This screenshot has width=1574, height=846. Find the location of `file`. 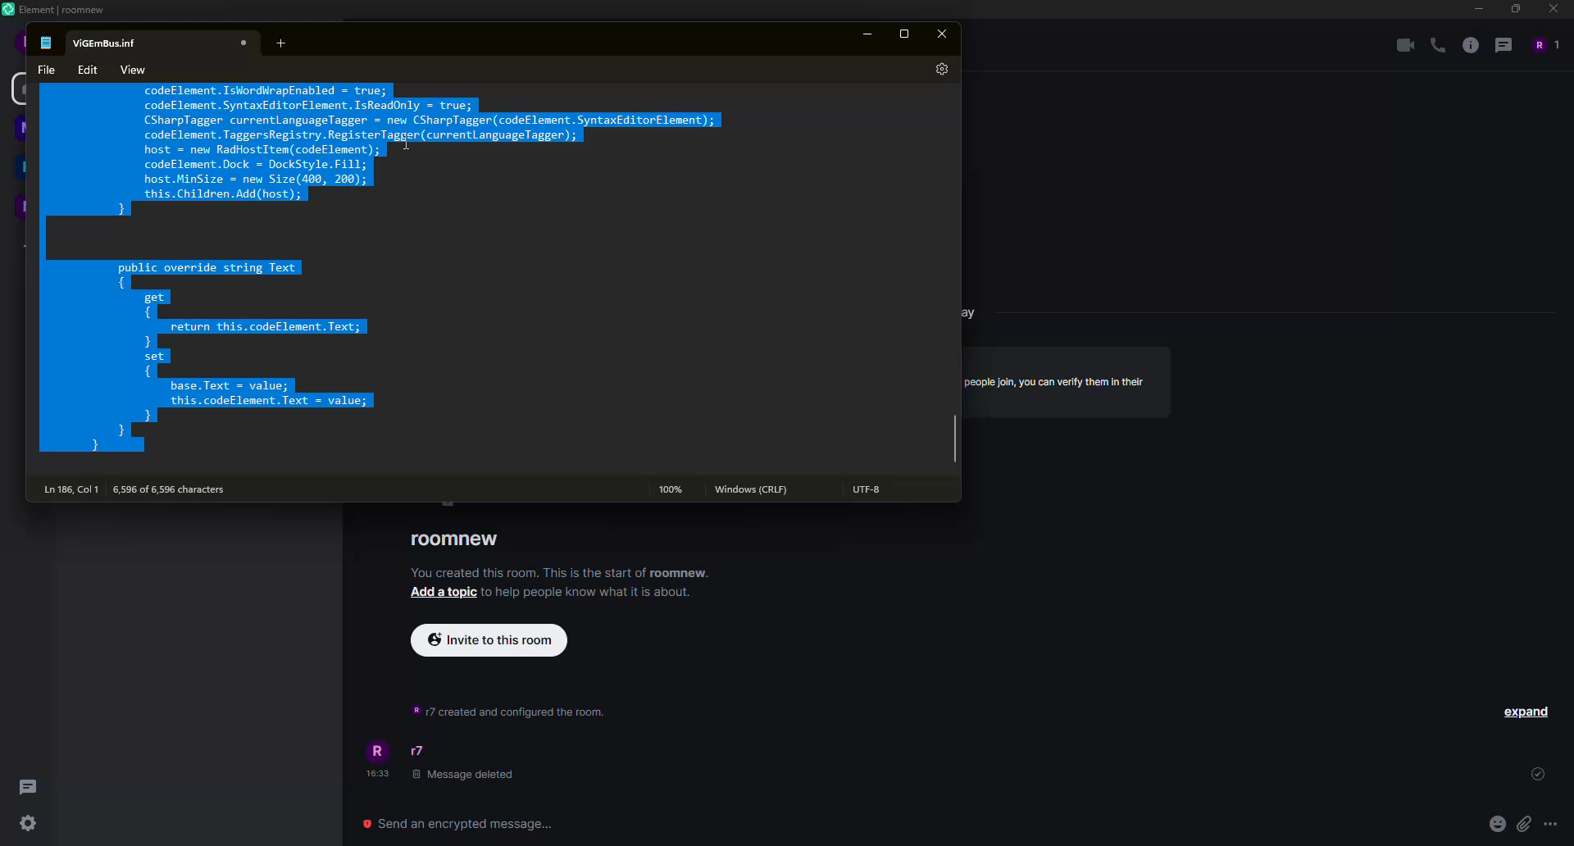

file is located at coordinates (42, 69).